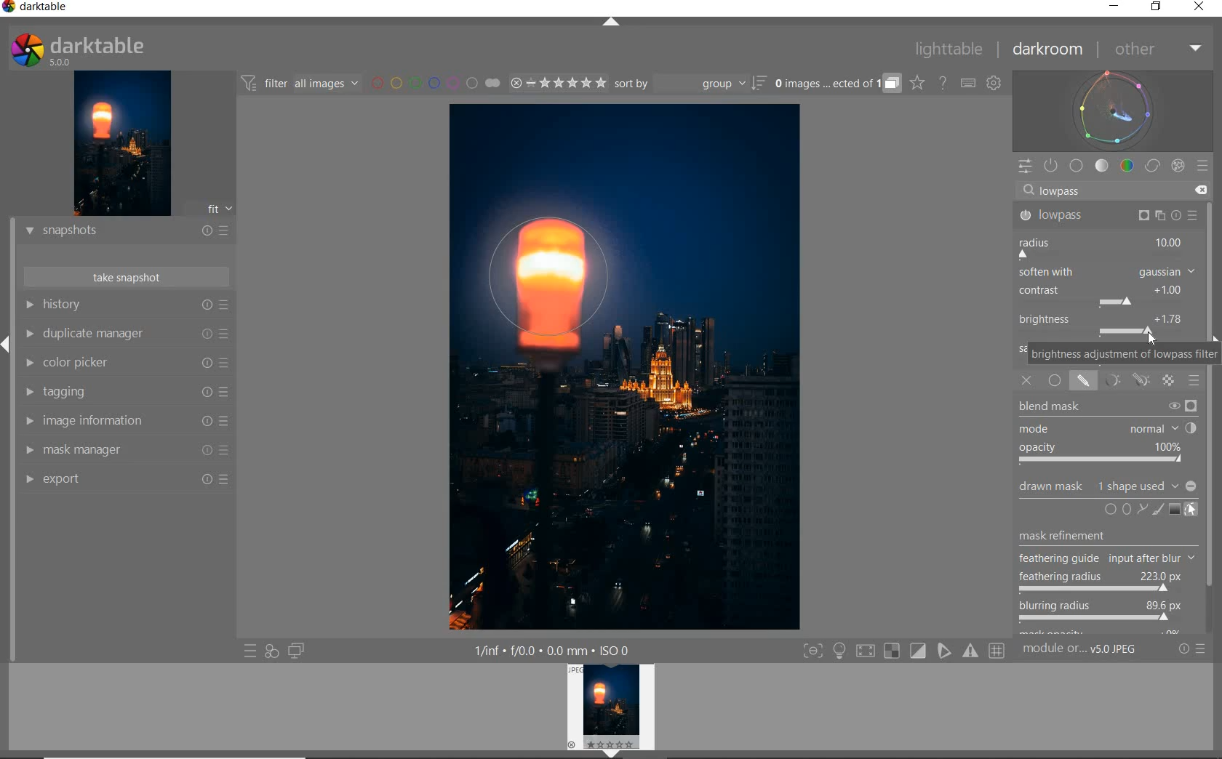 The image size is (1222, 759). I want to click on a glowing effect for highlights added, so click(551, 283).